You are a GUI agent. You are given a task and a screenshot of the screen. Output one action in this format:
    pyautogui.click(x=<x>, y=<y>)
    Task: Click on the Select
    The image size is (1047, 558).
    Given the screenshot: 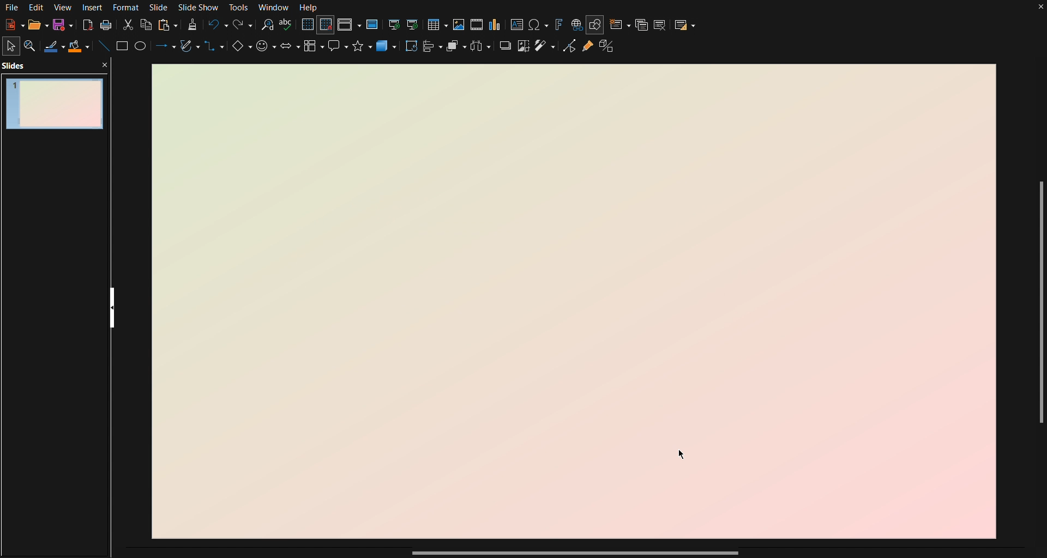 What is the action you would take?
    pyautogui.click(x=12, y=45)
    